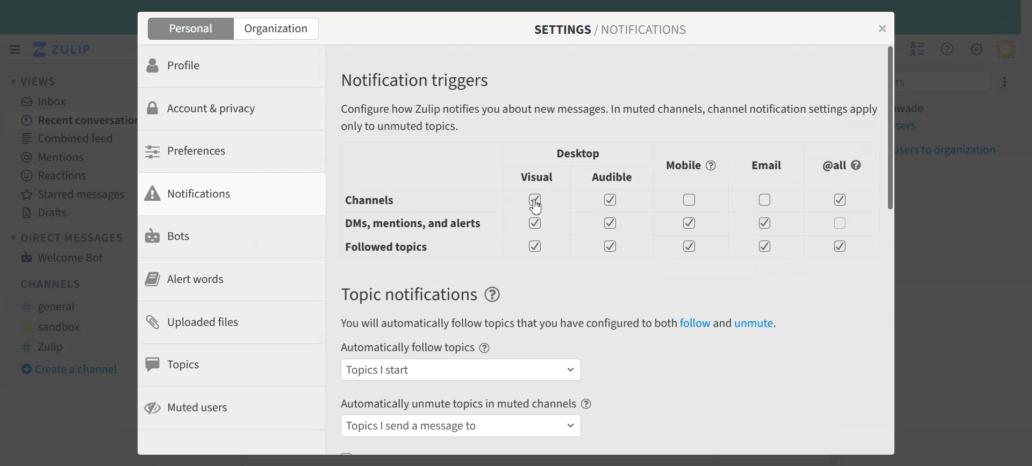  I want to click on Recent conversation, so click(72, 119).